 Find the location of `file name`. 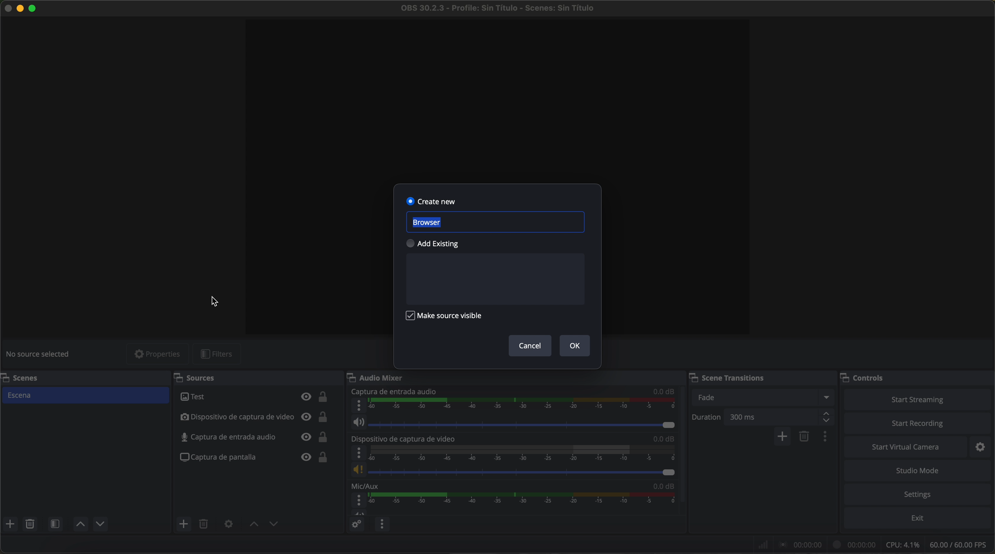

file name is located at coordinates (497, 8).